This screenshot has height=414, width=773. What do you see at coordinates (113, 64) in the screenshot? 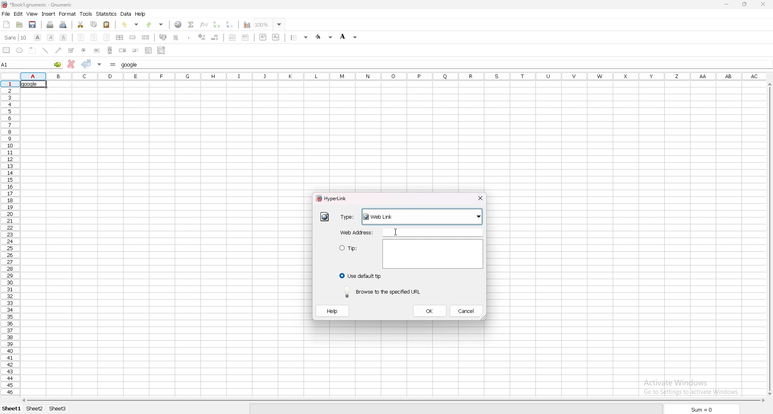
I see `formula` at bounding box center [113, 64].